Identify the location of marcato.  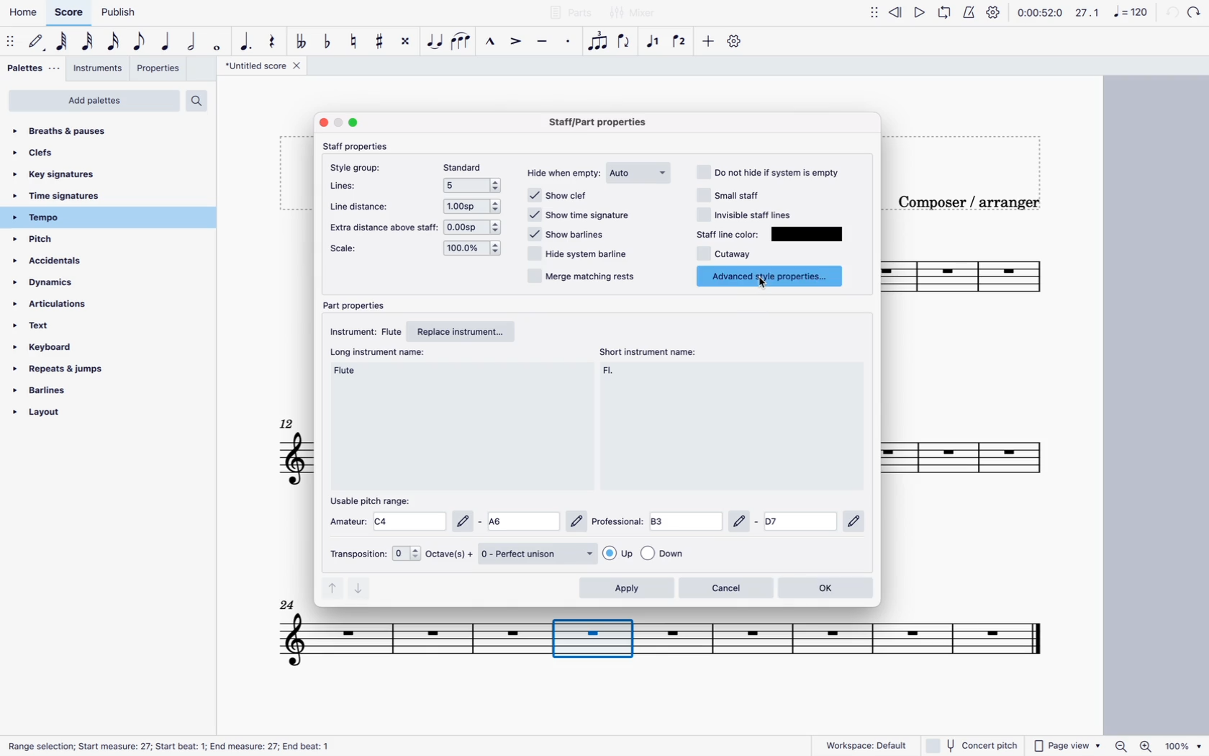
(491, 42).